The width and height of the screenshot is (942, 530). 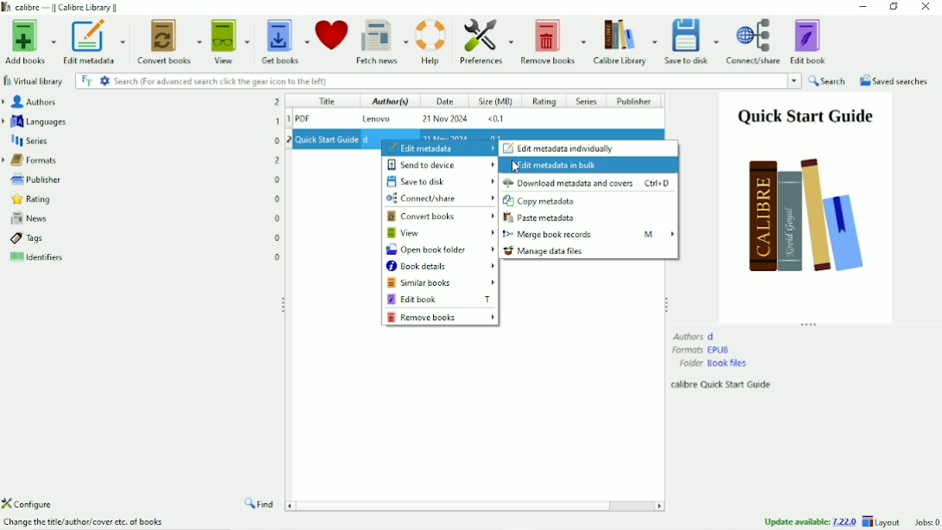 I want to click on Serial number, so click(x=287, y=124).